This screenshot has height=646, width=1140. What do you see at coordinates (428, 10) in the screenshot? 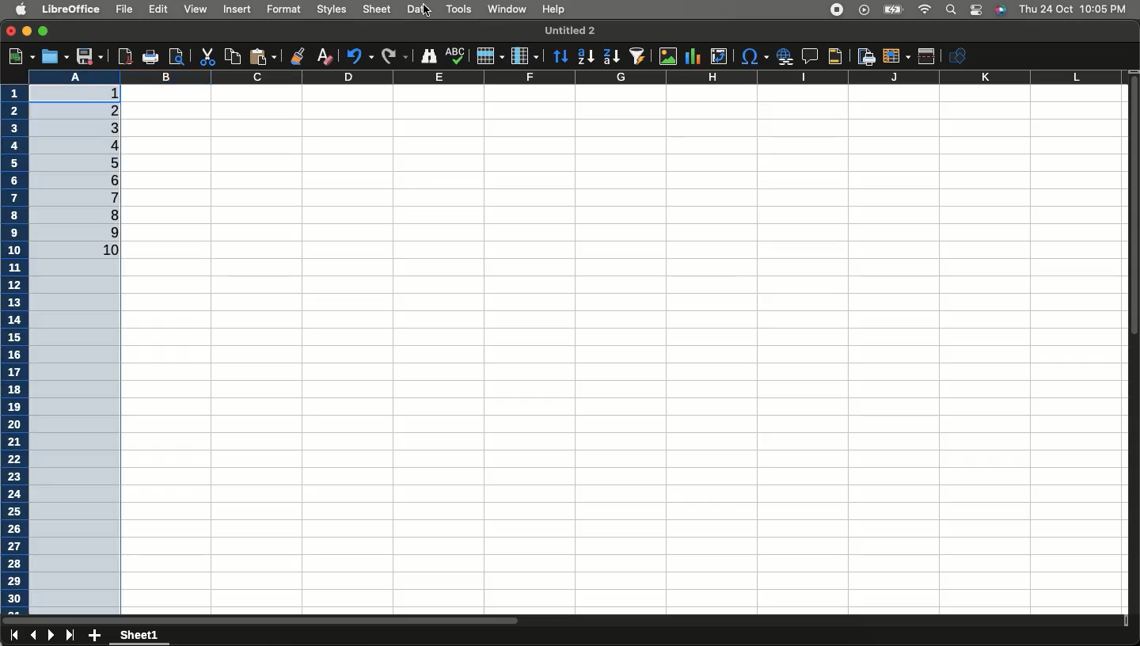
I see `cursor` at bounding box center [428, 10].